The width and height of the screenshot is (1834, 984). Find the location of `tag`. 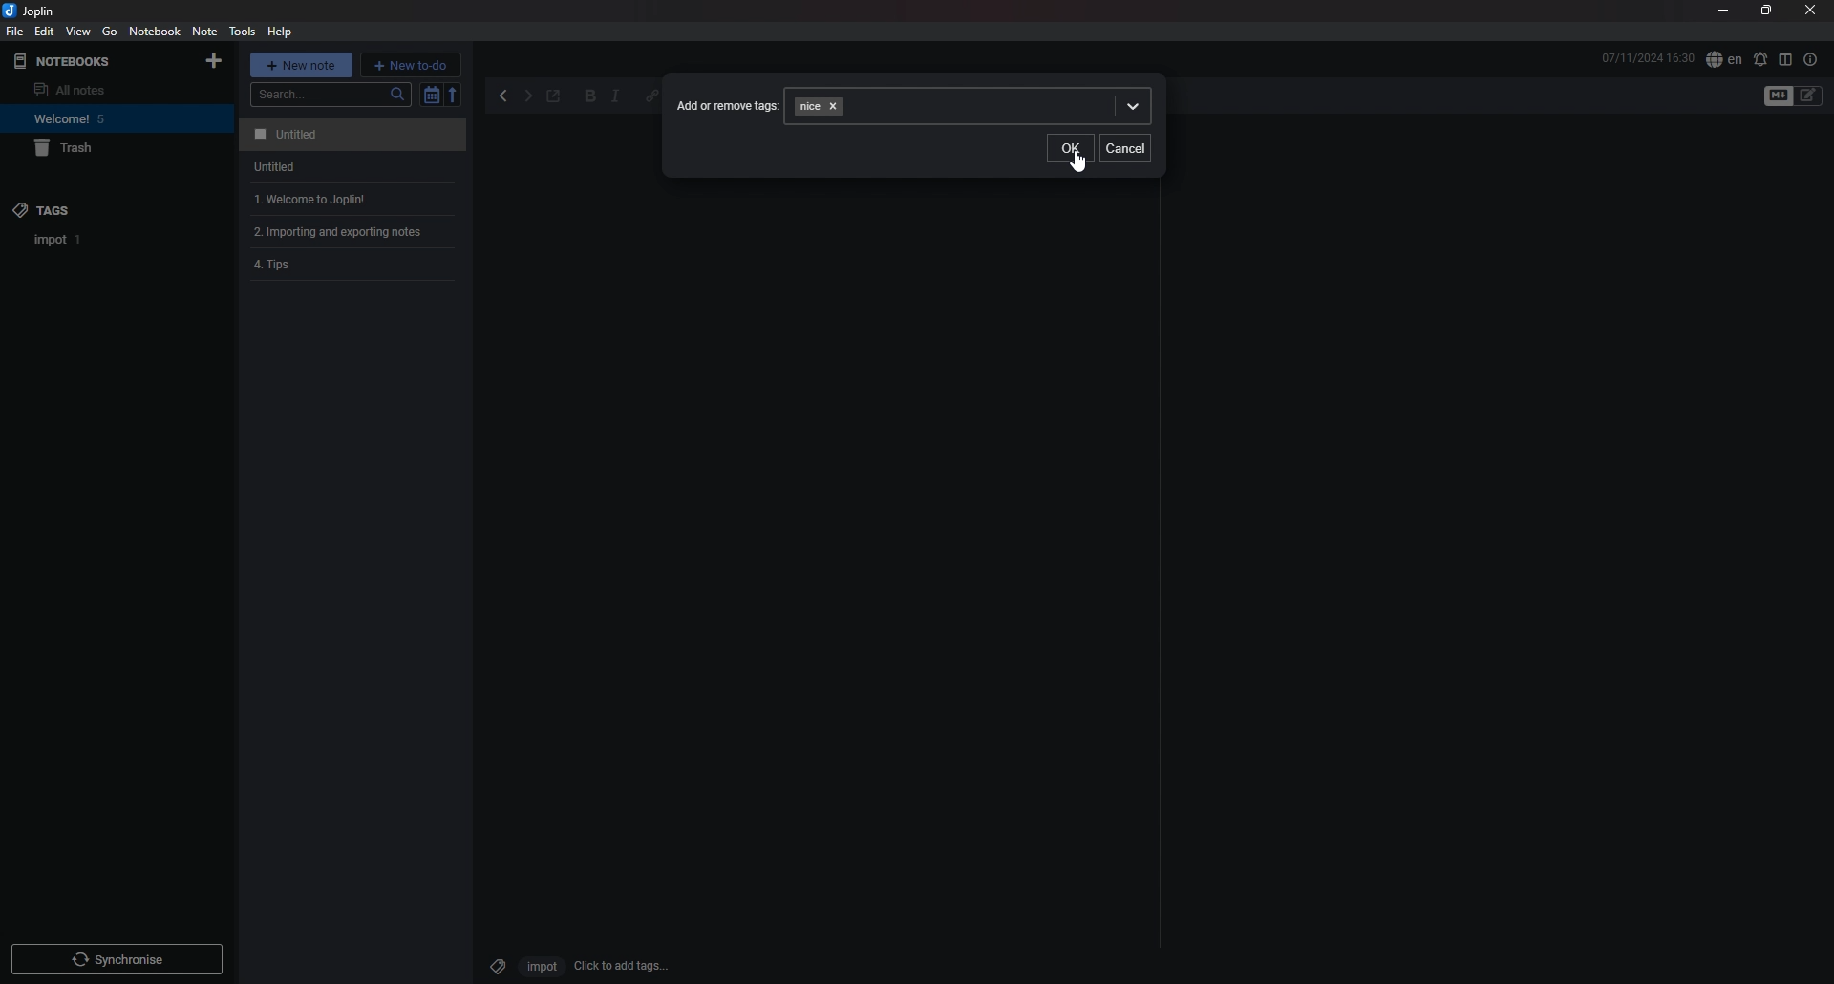

tag is located at coordinates (494, 963).